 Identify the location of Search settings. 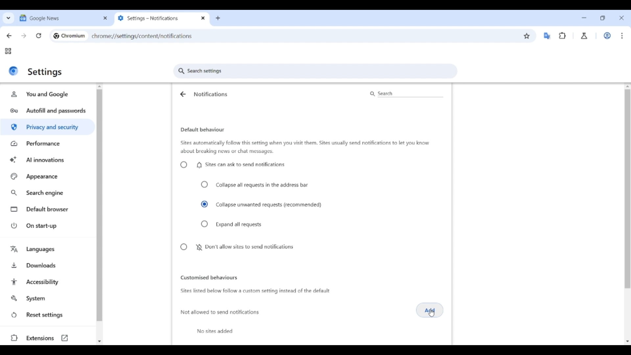
(315, 71).